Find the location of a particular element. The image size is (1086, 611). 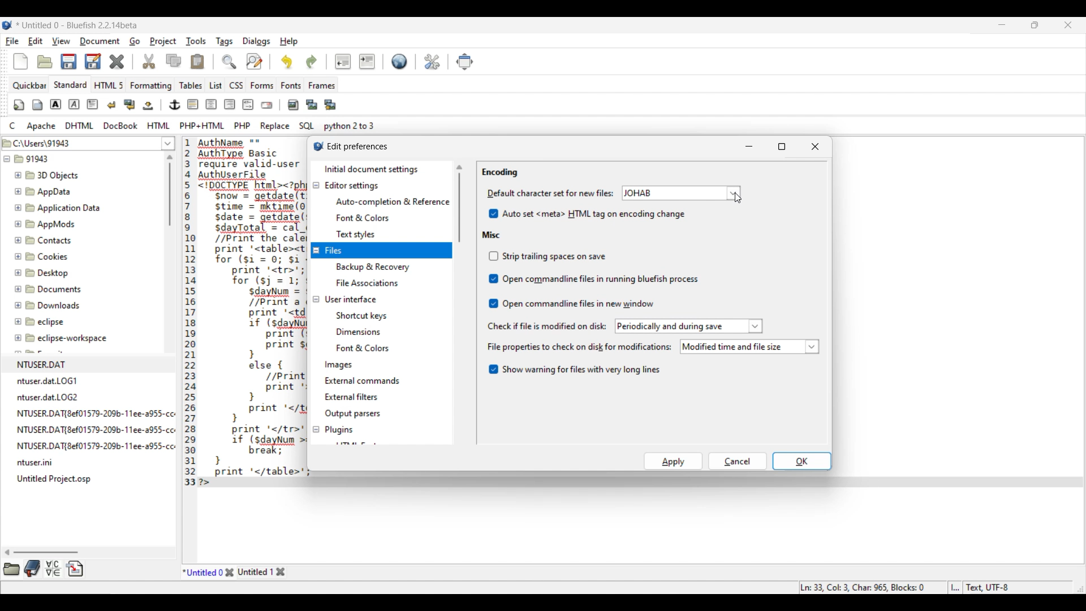

Standard is located at coordinates (71, 85).